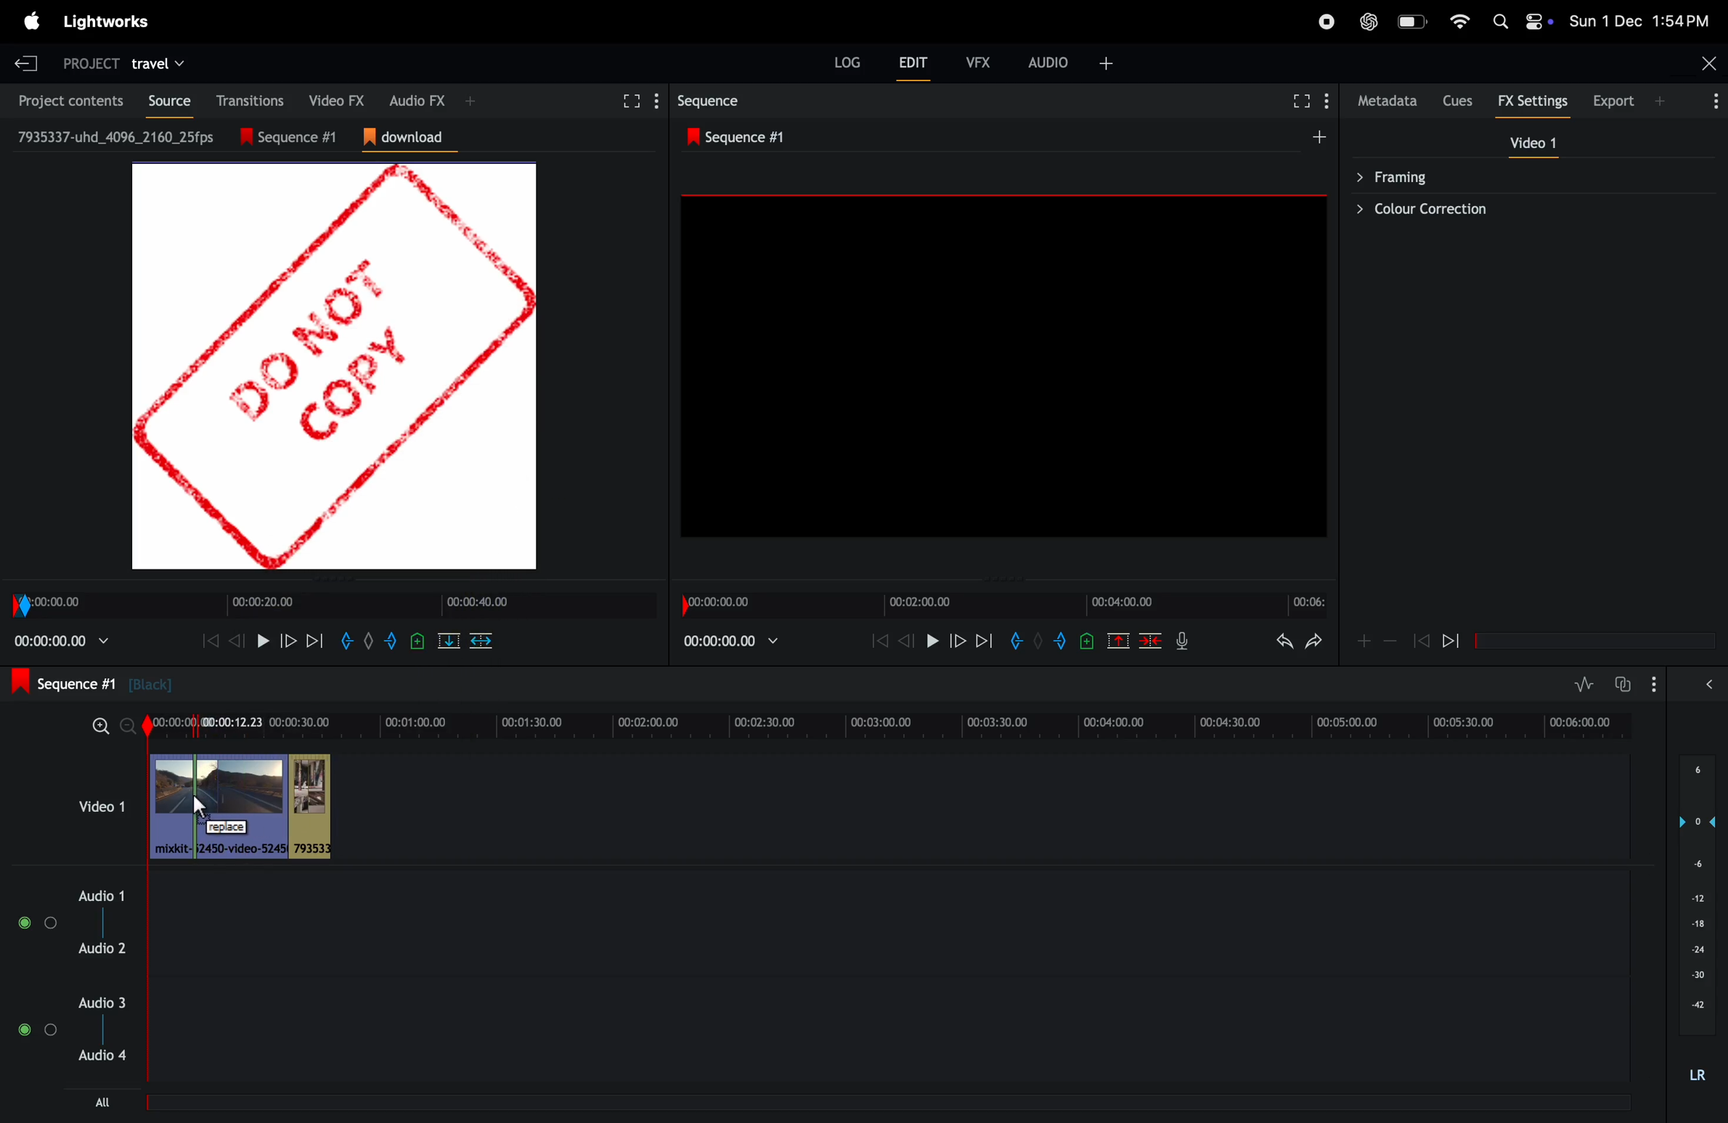 This screenshot has height=1123, width=1728. Describe the element at coordinates (392, 641) in the screenshot. I see `add out` at that location.